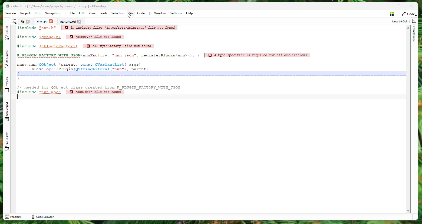 Image resolution: width=422 pixels, height=224 pixels. Describe the element at coordinates (14, 217) in the screenshot. I see `problems` at that location.